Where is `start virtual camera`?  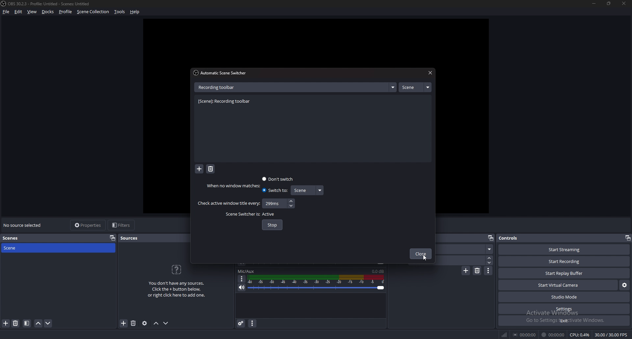 start virtual camera is located at coordinates (559, 285).